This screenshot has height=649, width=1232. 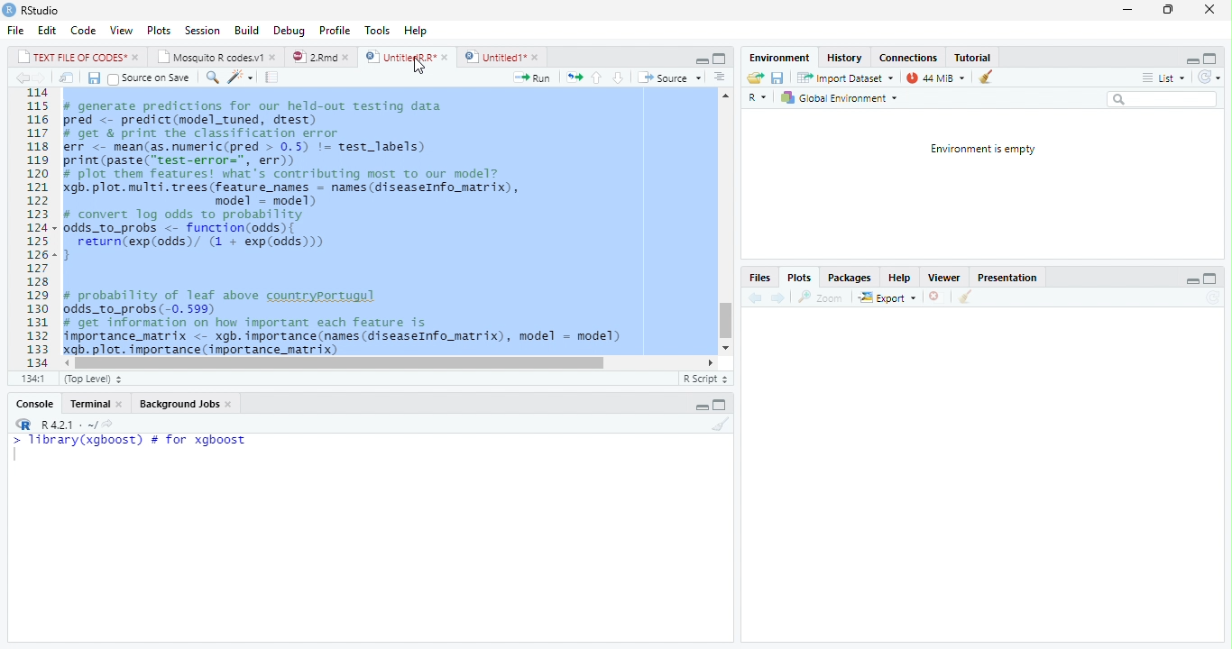 I want to click on Background Jobs, so click(x=186, y=403).